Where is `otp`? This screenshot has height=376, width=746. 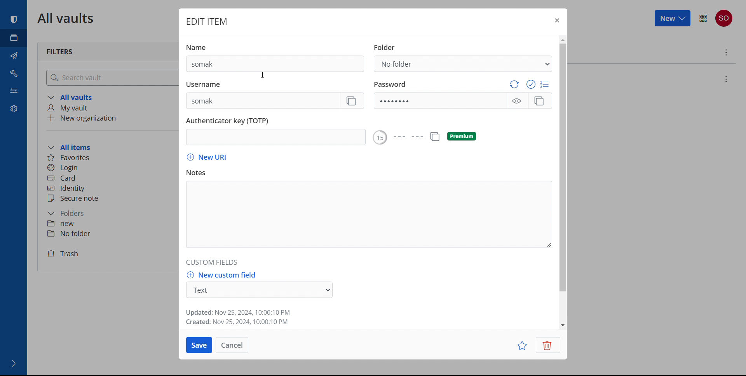
otp is located at coordinates (232, 121).